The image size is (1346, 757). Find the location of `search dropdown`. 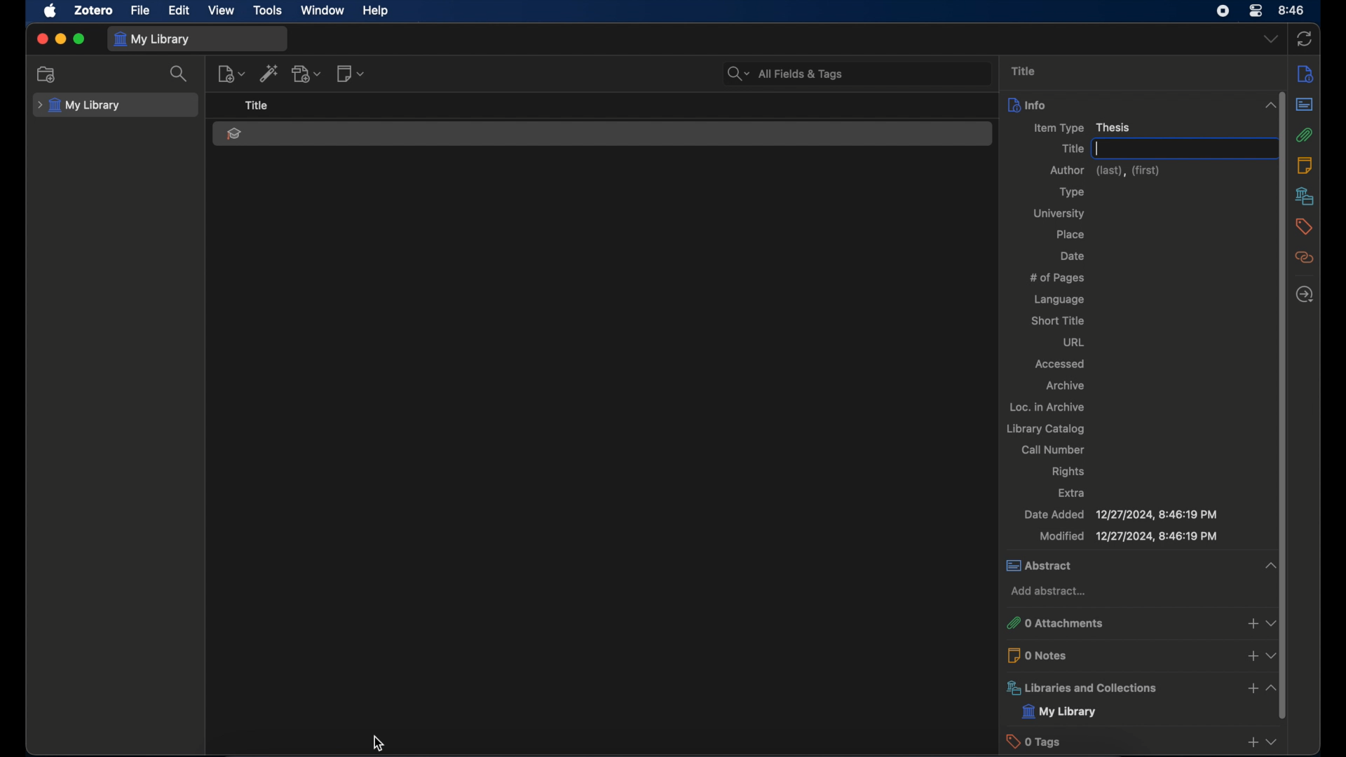

search dropdown is located at coordinates (736, 74).